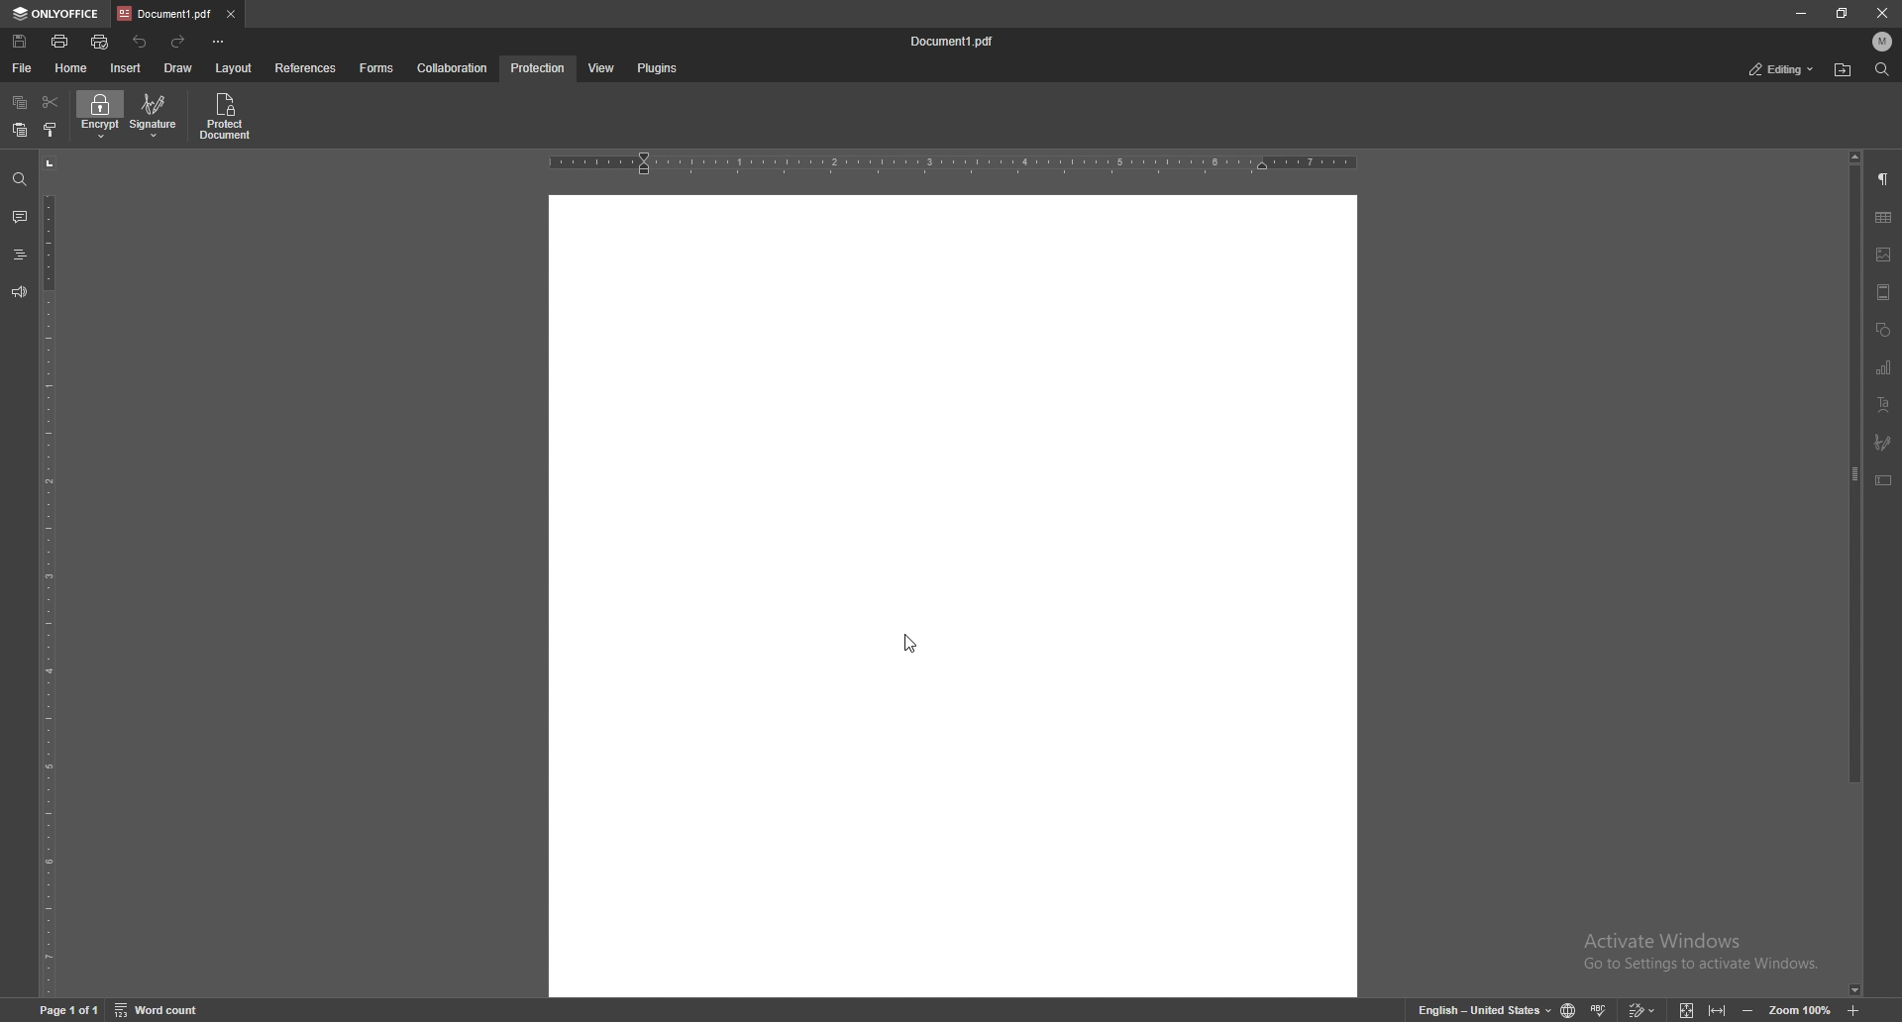  What do you see at coordinates (217, 43) in the screenshot?
I see `customize toolbar` at bounding box center [217, 43].